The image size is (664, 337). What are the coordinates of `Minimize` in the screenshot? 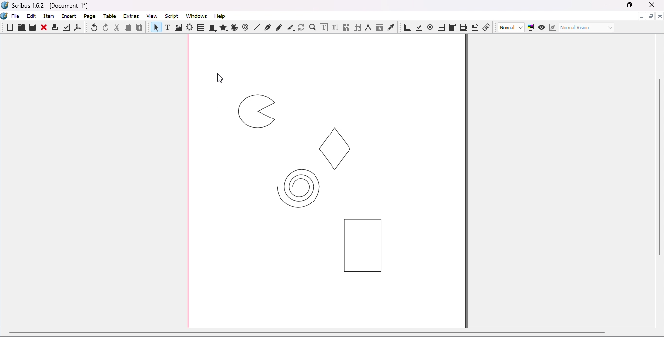 It's located at (641, 16).